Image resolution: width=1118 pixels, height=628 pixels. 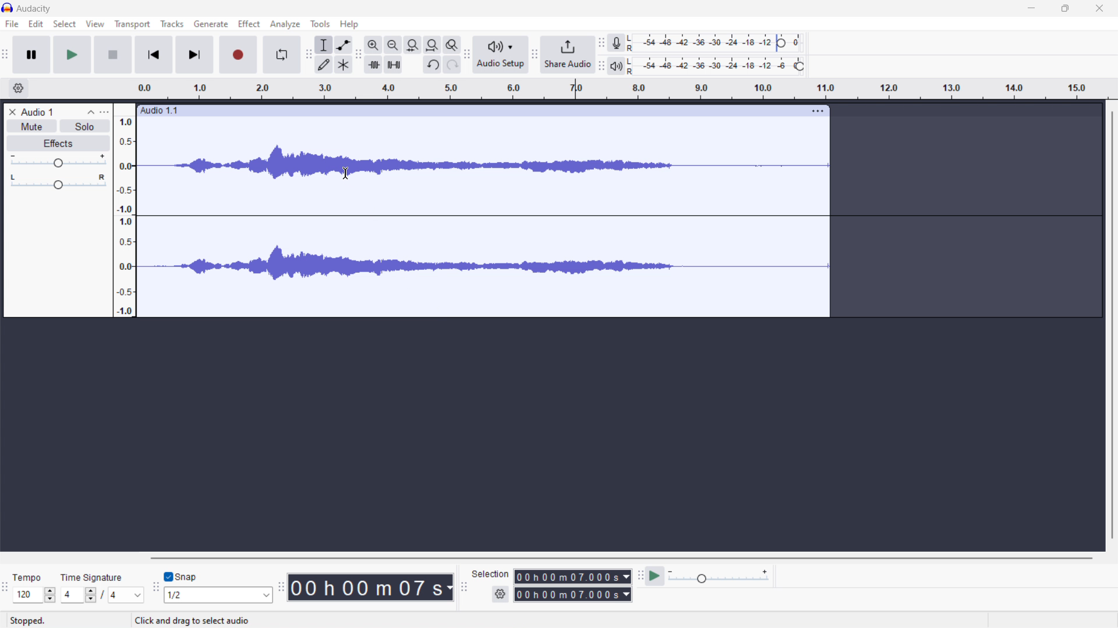 What do you see at coordinates (58, 144) in the screenshot?
I see `effects` at bounding box center [58, 144].